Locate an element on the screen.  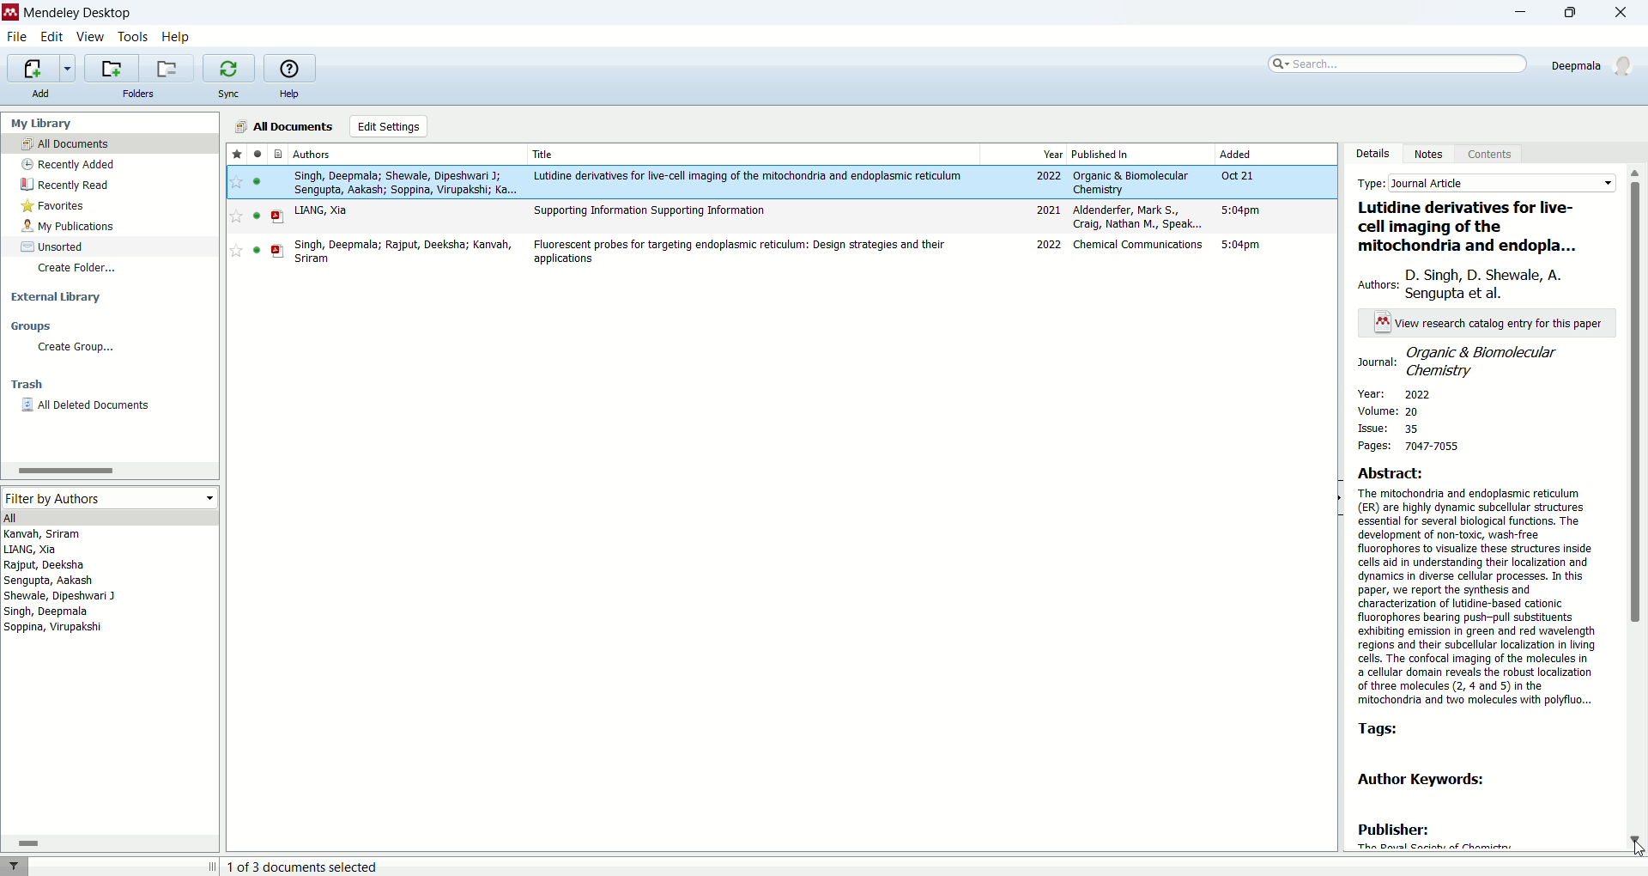
create group is located at coordinates (77, 347).